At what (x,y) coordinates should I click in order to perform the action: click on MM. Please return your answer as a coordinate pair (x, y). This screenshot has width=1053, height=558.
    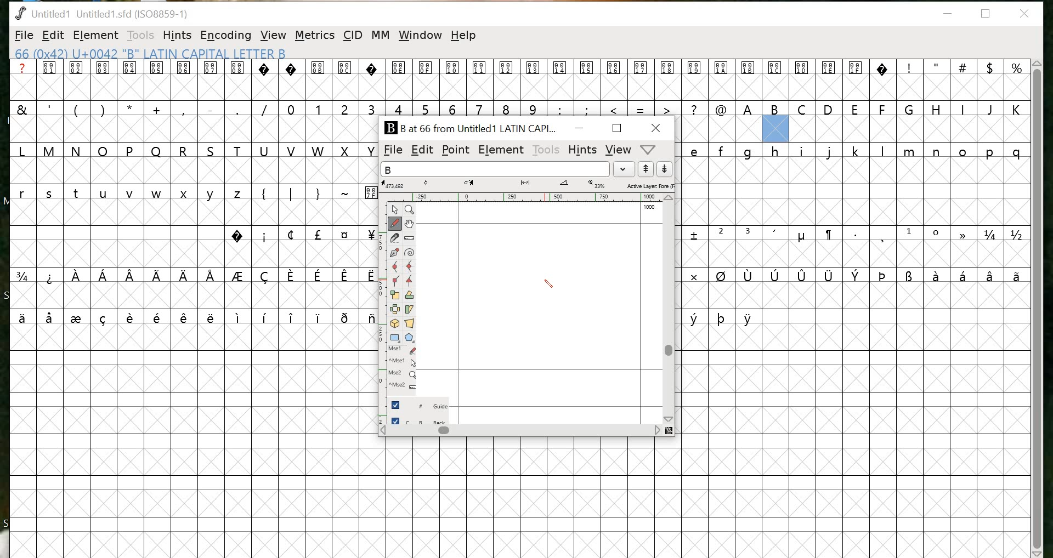
    Looking at the image, I should click on (381, 36).